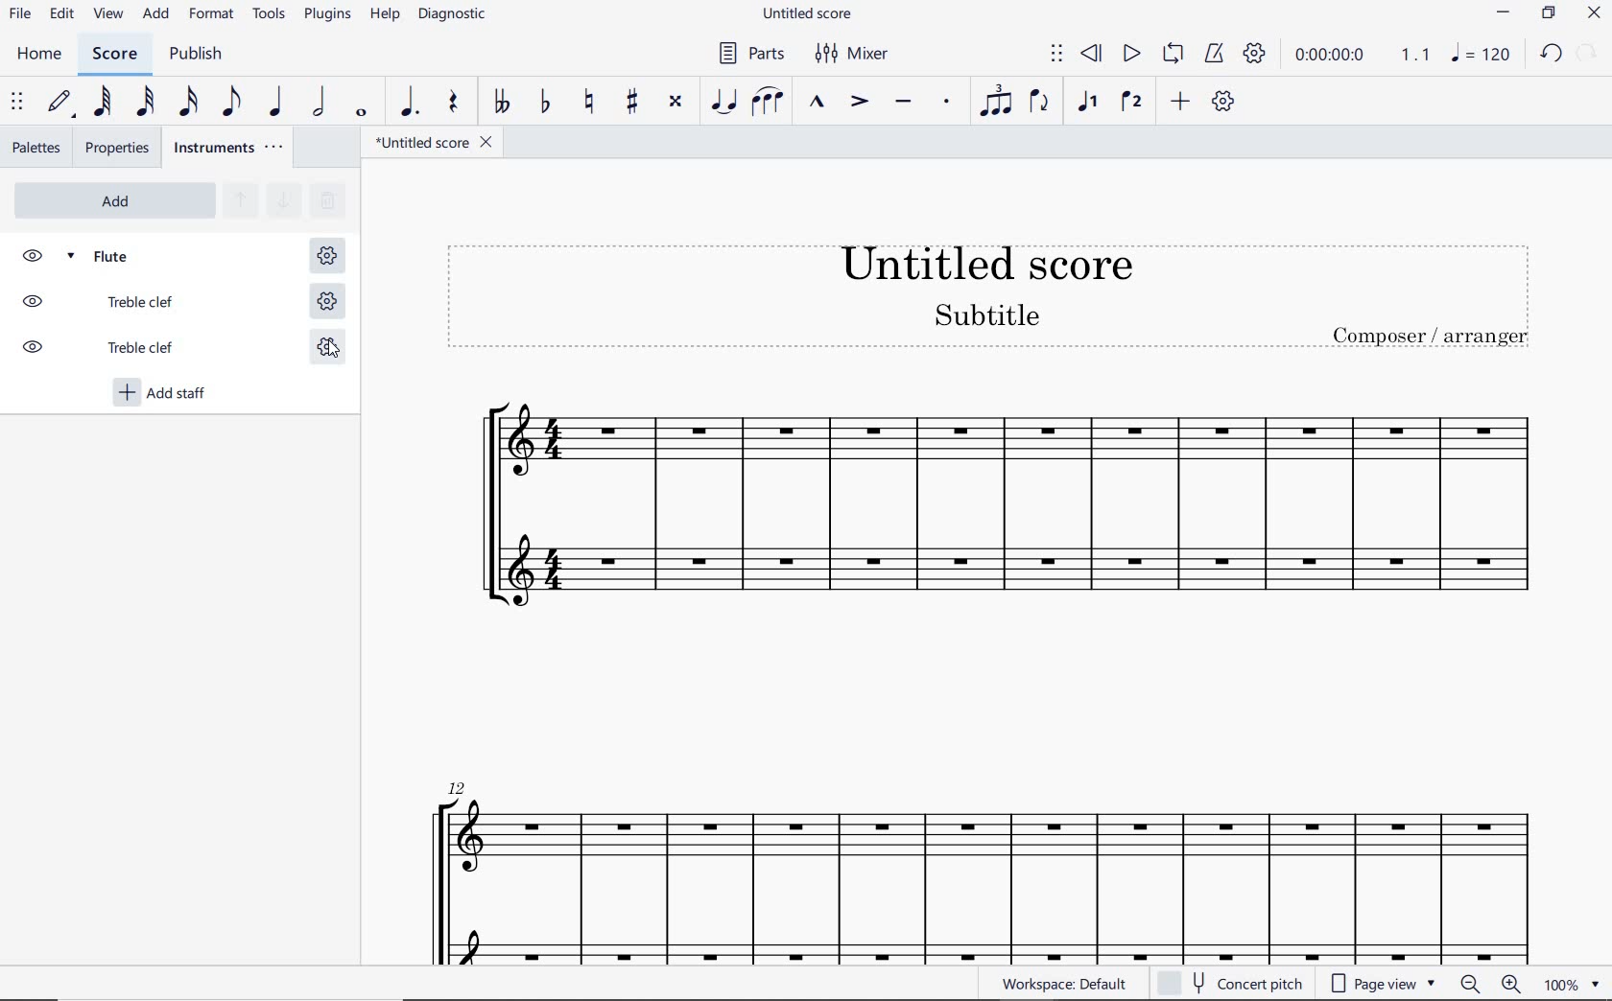 The image size is (1612, 1001). I want to click on view, so click(111, 15).